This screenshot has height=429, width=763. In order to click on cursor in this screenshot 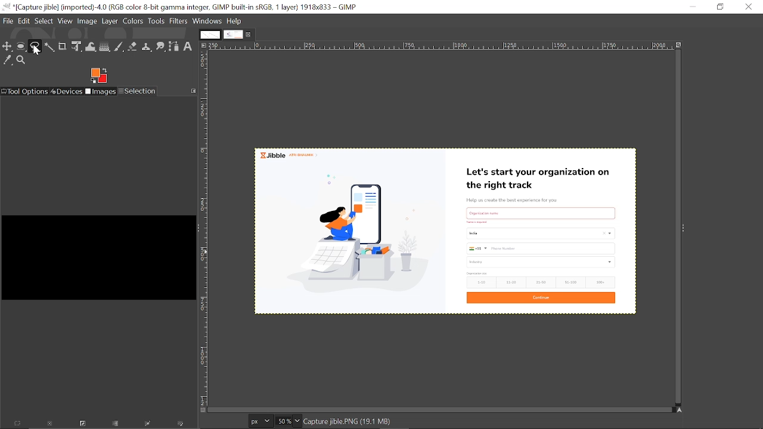, I will do `click(38, 54)`.